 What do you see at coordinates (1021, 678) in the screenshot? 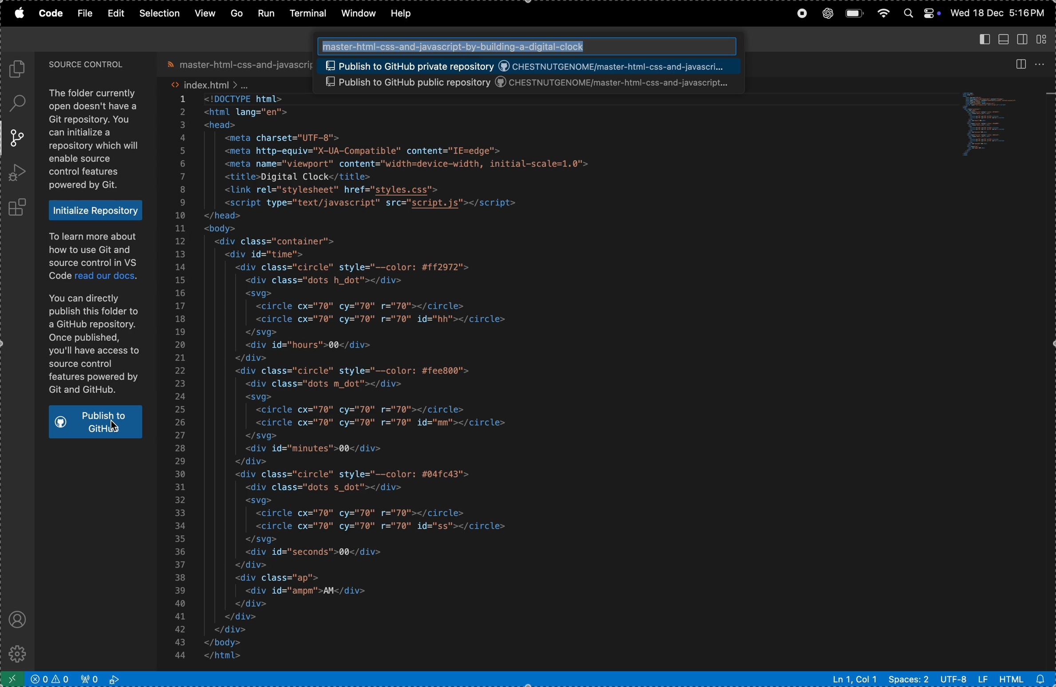
I see `html alert` at bounding box center [1021, 678].